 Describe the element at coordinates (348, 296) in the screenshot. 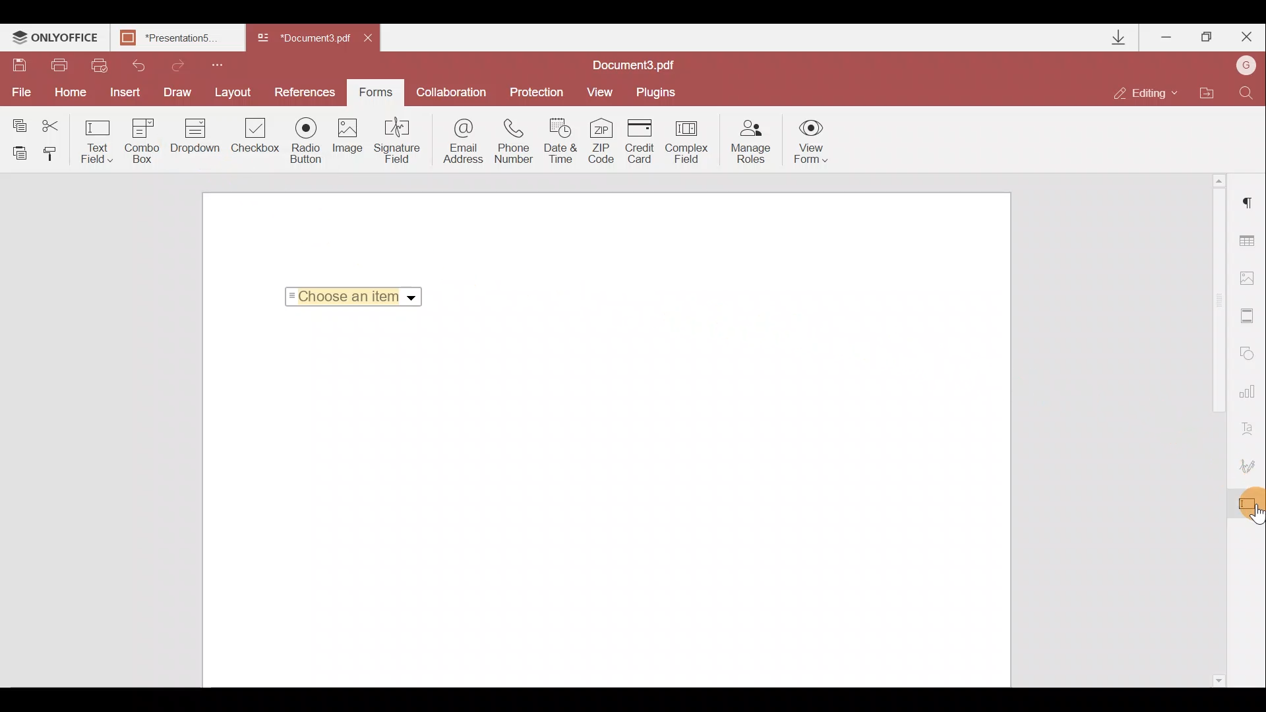

I see `Selected Item` at that location.